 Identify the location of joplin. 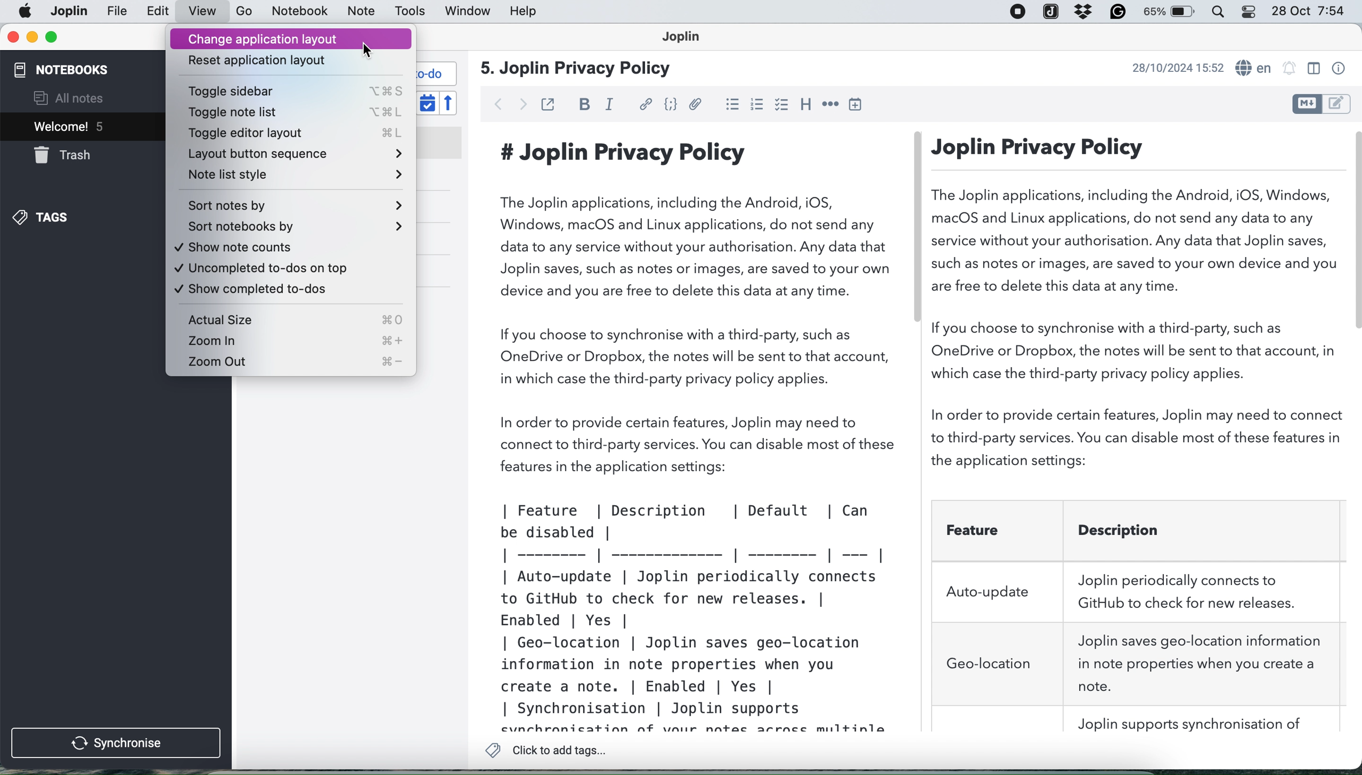
(1051, 11).